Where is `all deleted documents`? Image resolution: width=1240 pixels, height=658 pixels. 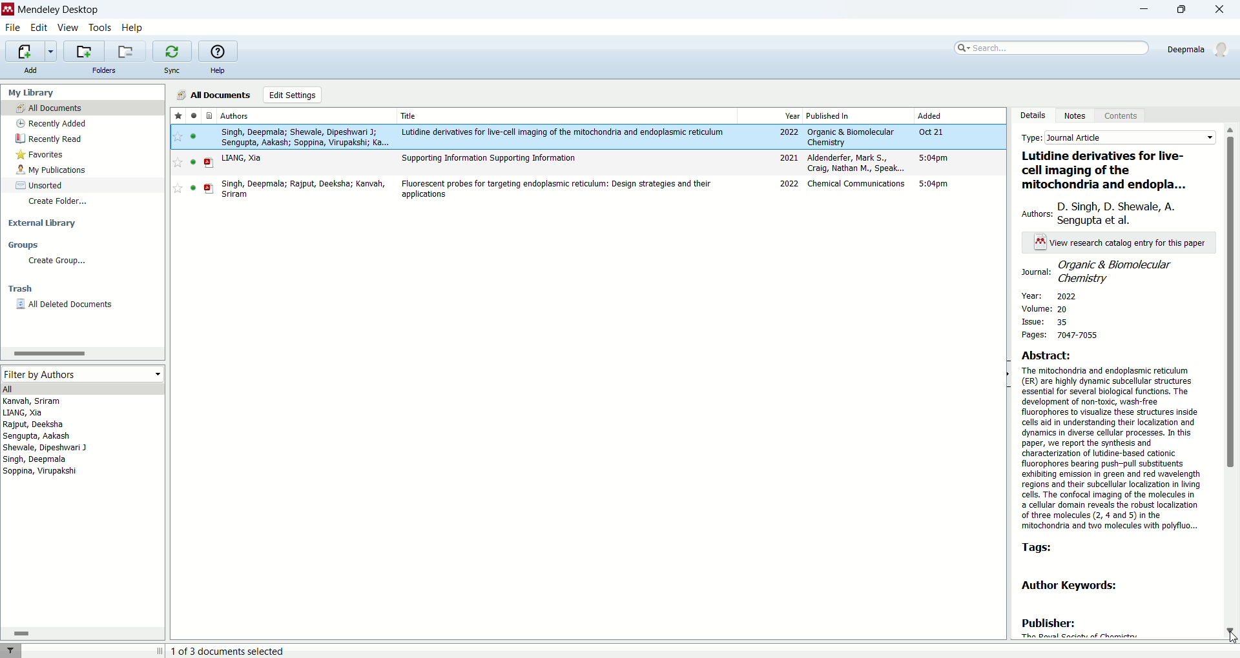
all deleted documents is located at coordinates (66, 304).